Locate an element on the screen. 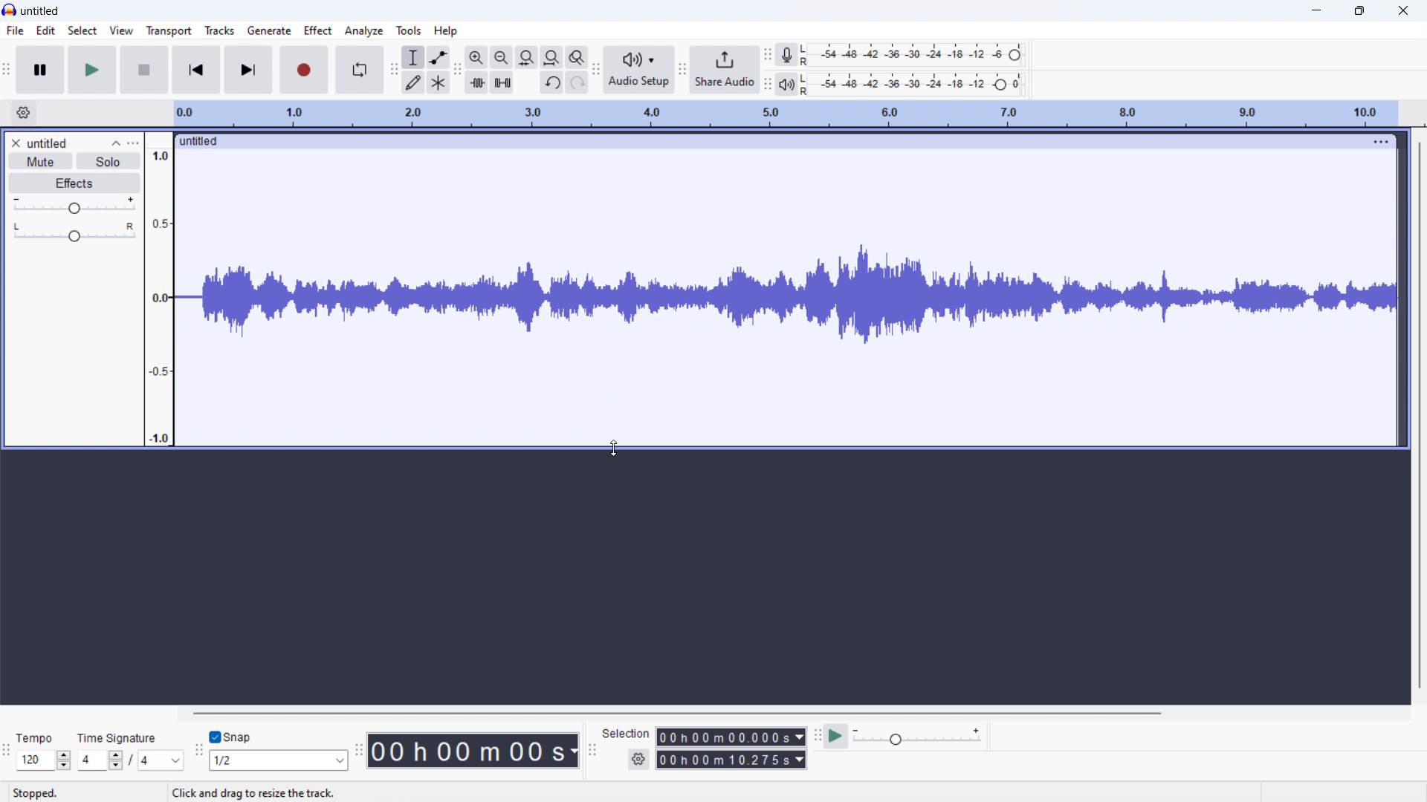 The height and width of the screenshot is (802, 1427). audio setup is located at coordinates (638, 71).